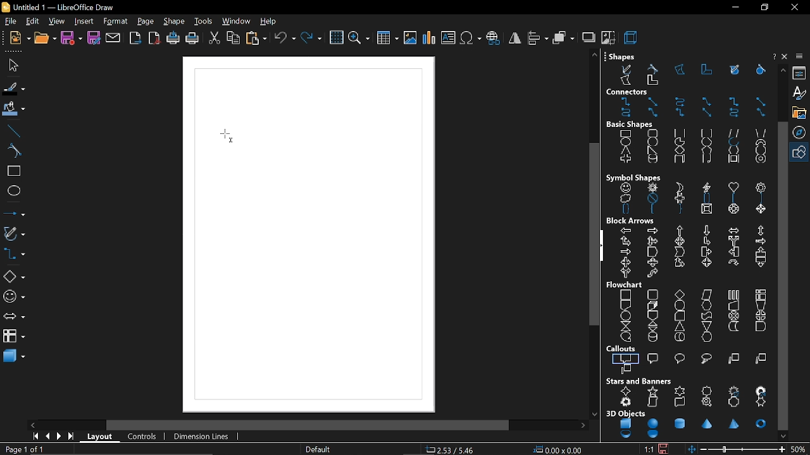 This screenshot has height=455, width=810. Describe the element at coordinates (515, 39) in the screenshot. I see `flip` at that location.